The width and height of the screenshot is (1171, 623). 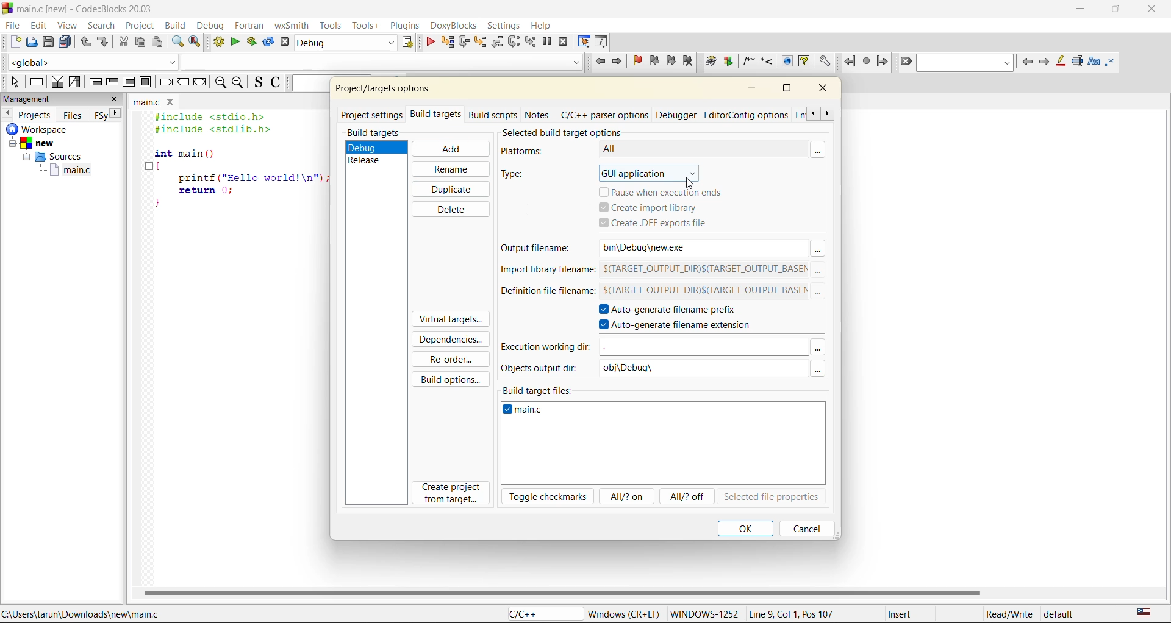 What do you see at coordinates (455, 341) in the screenshot?
I see `dependencies` at bounding box center [455, 341].